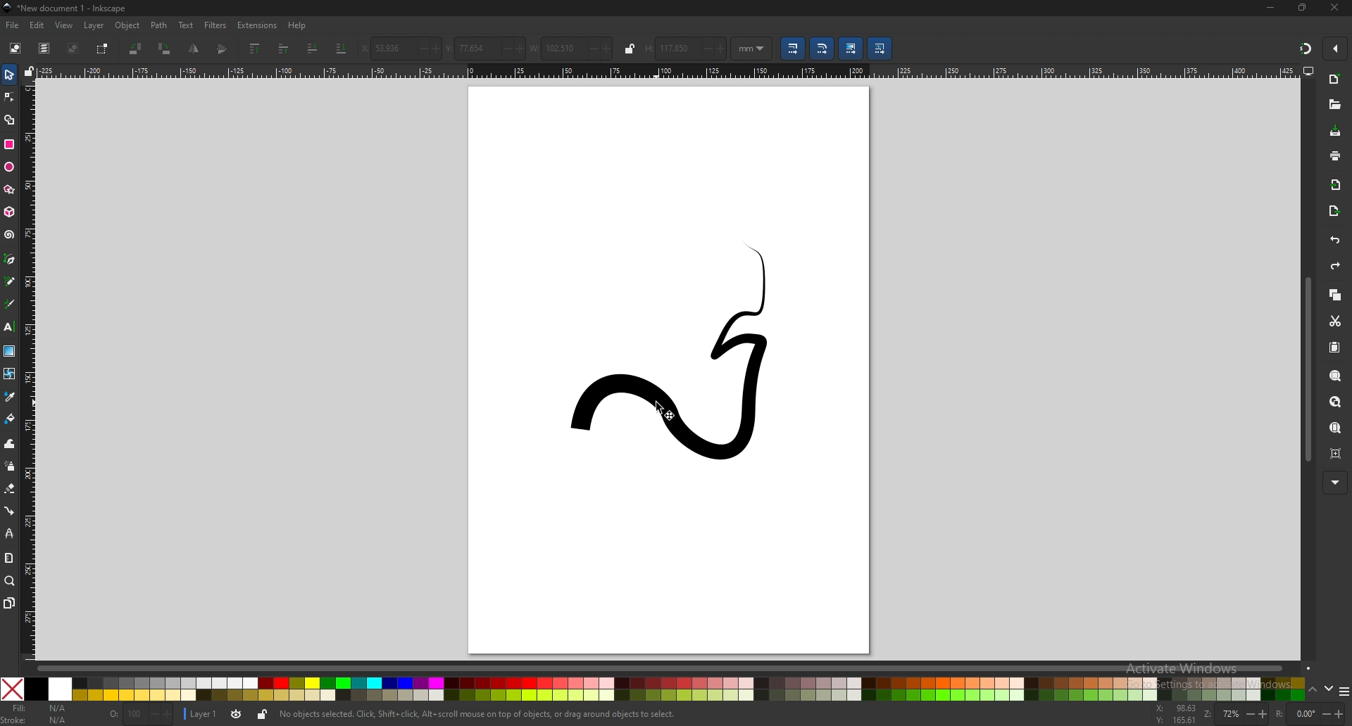 This screenshot has height=726, width=1352. Describe the element at coordinates (128, 25) in the screenshot. I see `object` at that location.